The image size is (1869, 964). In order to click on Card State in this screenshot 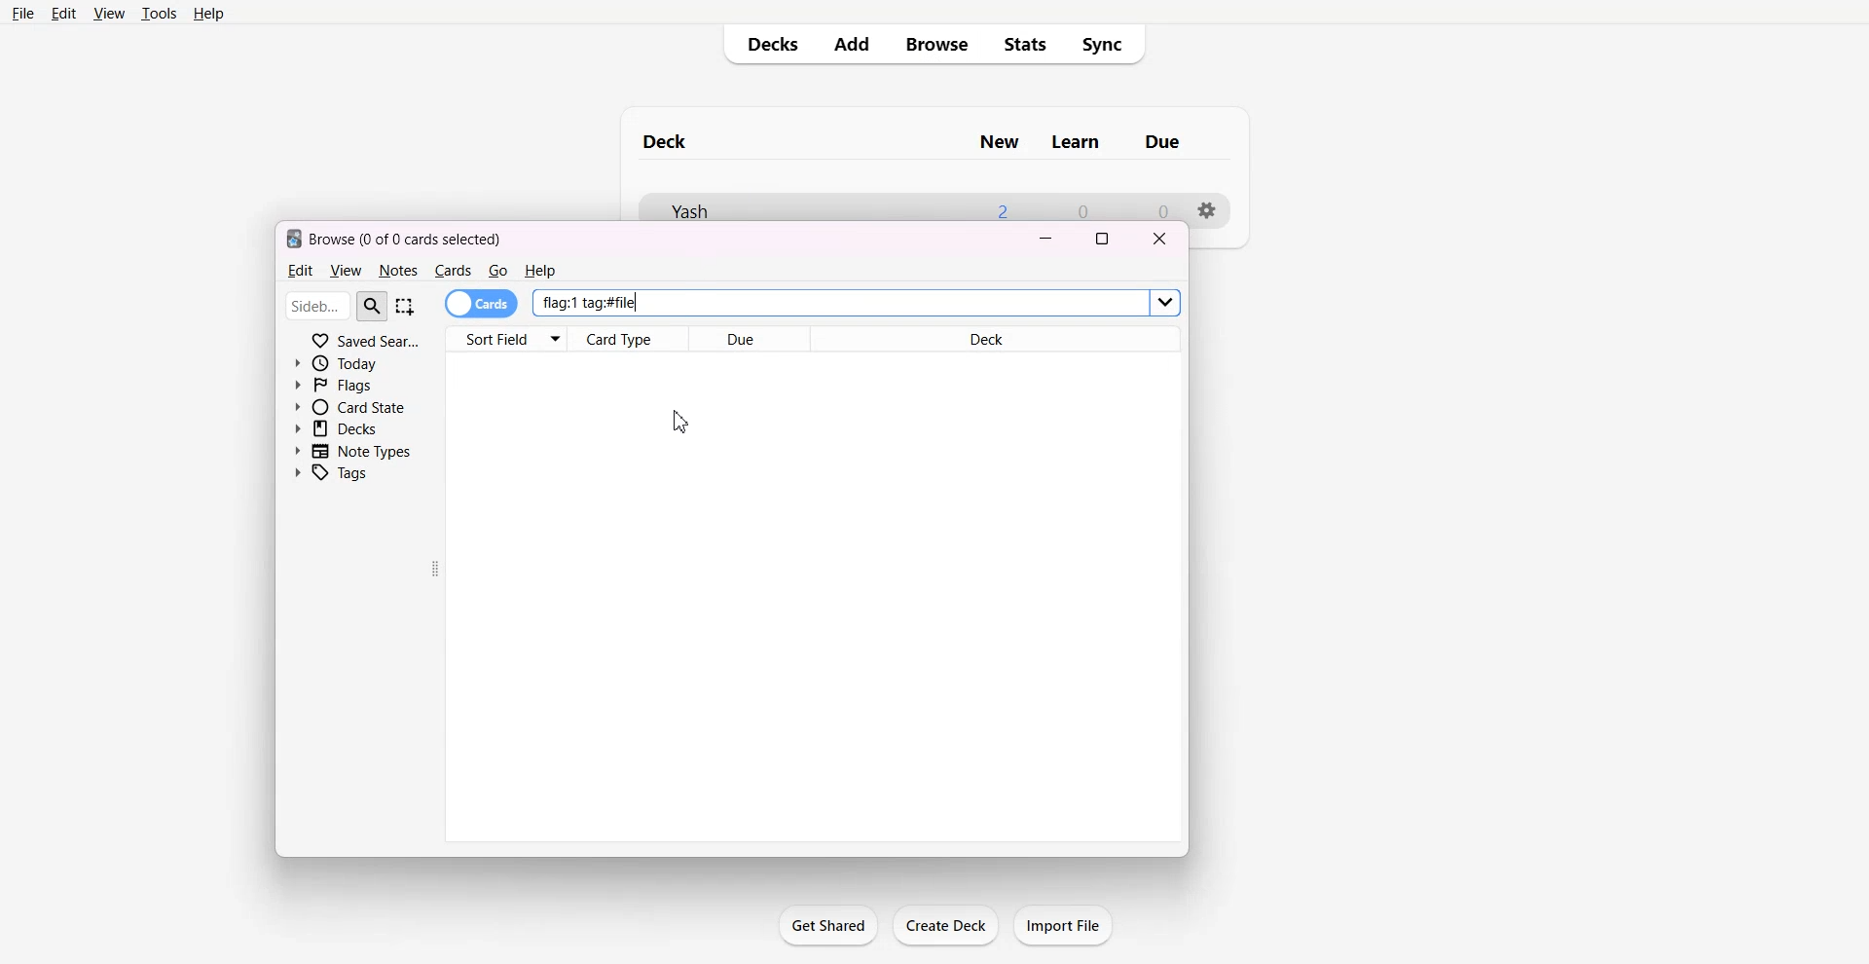, I will do `click(349, 408)`.